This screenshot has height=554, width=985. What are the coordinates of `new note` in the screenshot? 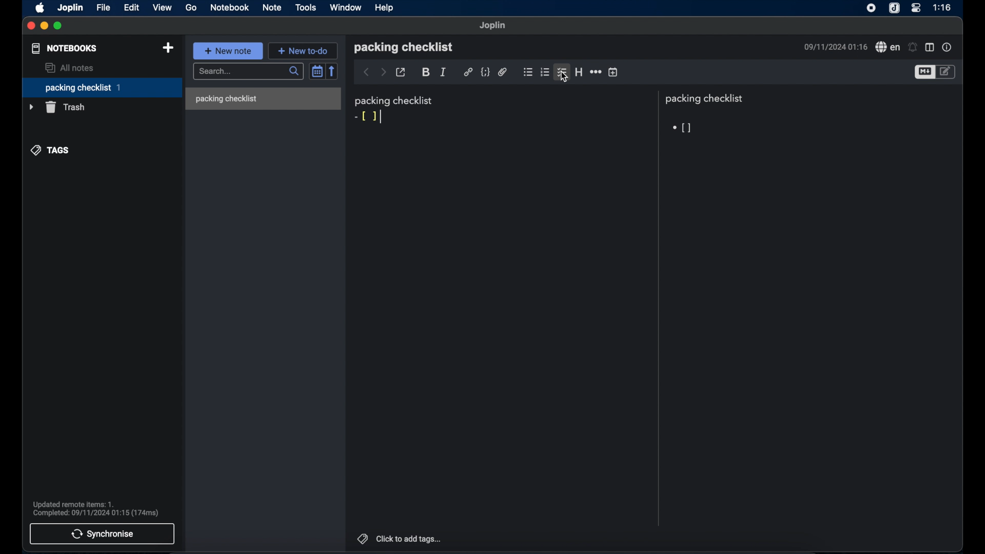 It's located at (228, 51).